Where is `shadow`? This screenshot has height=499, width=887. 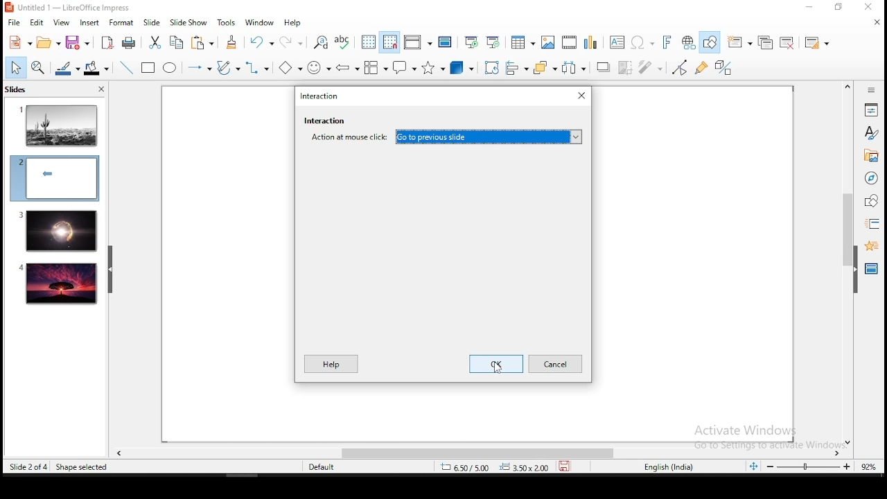
shadow is located at coordinates (603, 66).